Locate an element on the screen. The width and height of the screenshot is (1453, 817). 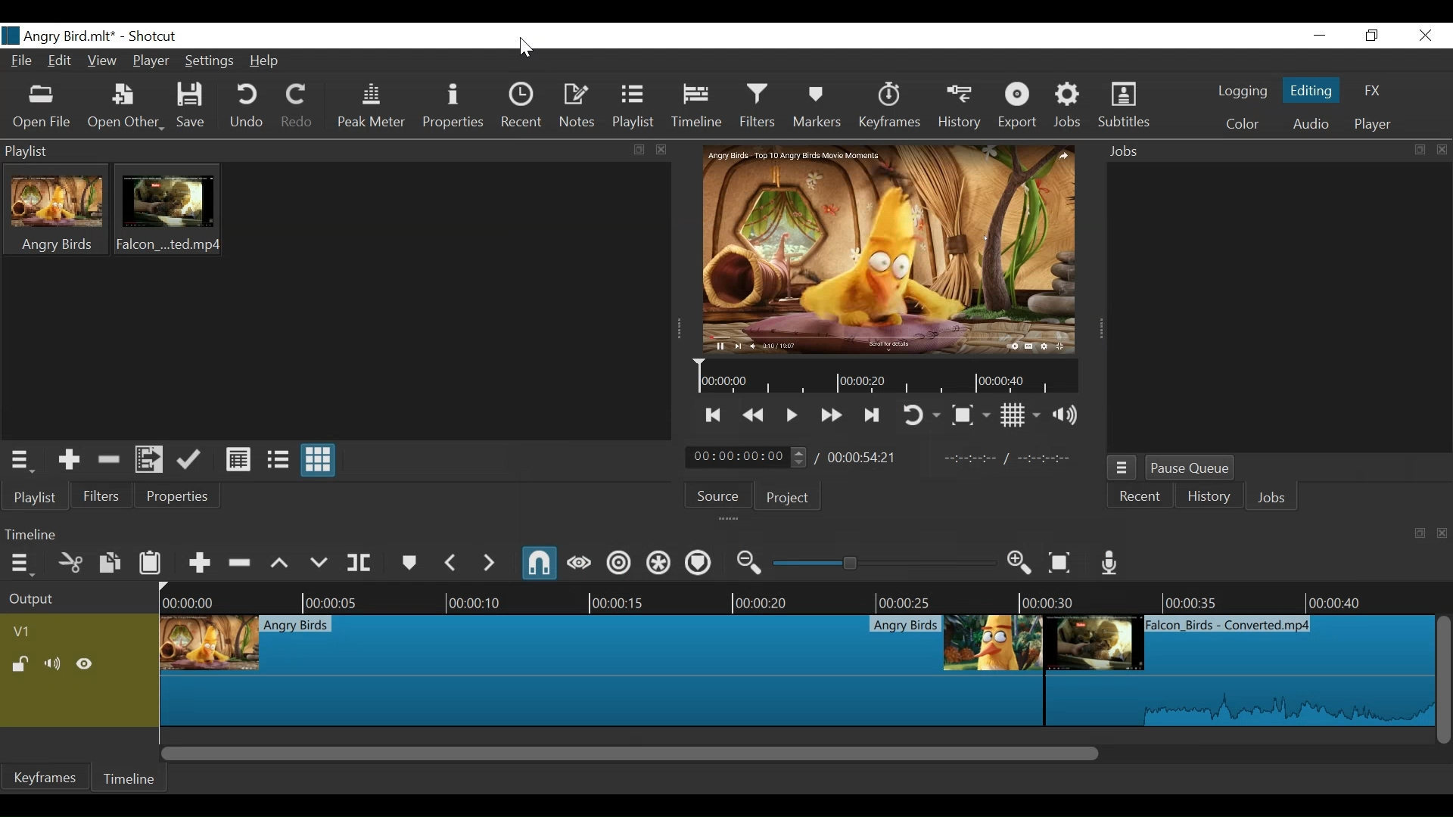
Lift is located at coordinates (279, 564).